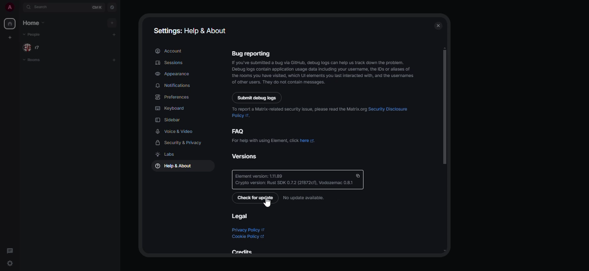 This screenshot has height=271, width=589. Describe the element at coordinates (250, 156) in the screenshot. I see `versions` at that location.